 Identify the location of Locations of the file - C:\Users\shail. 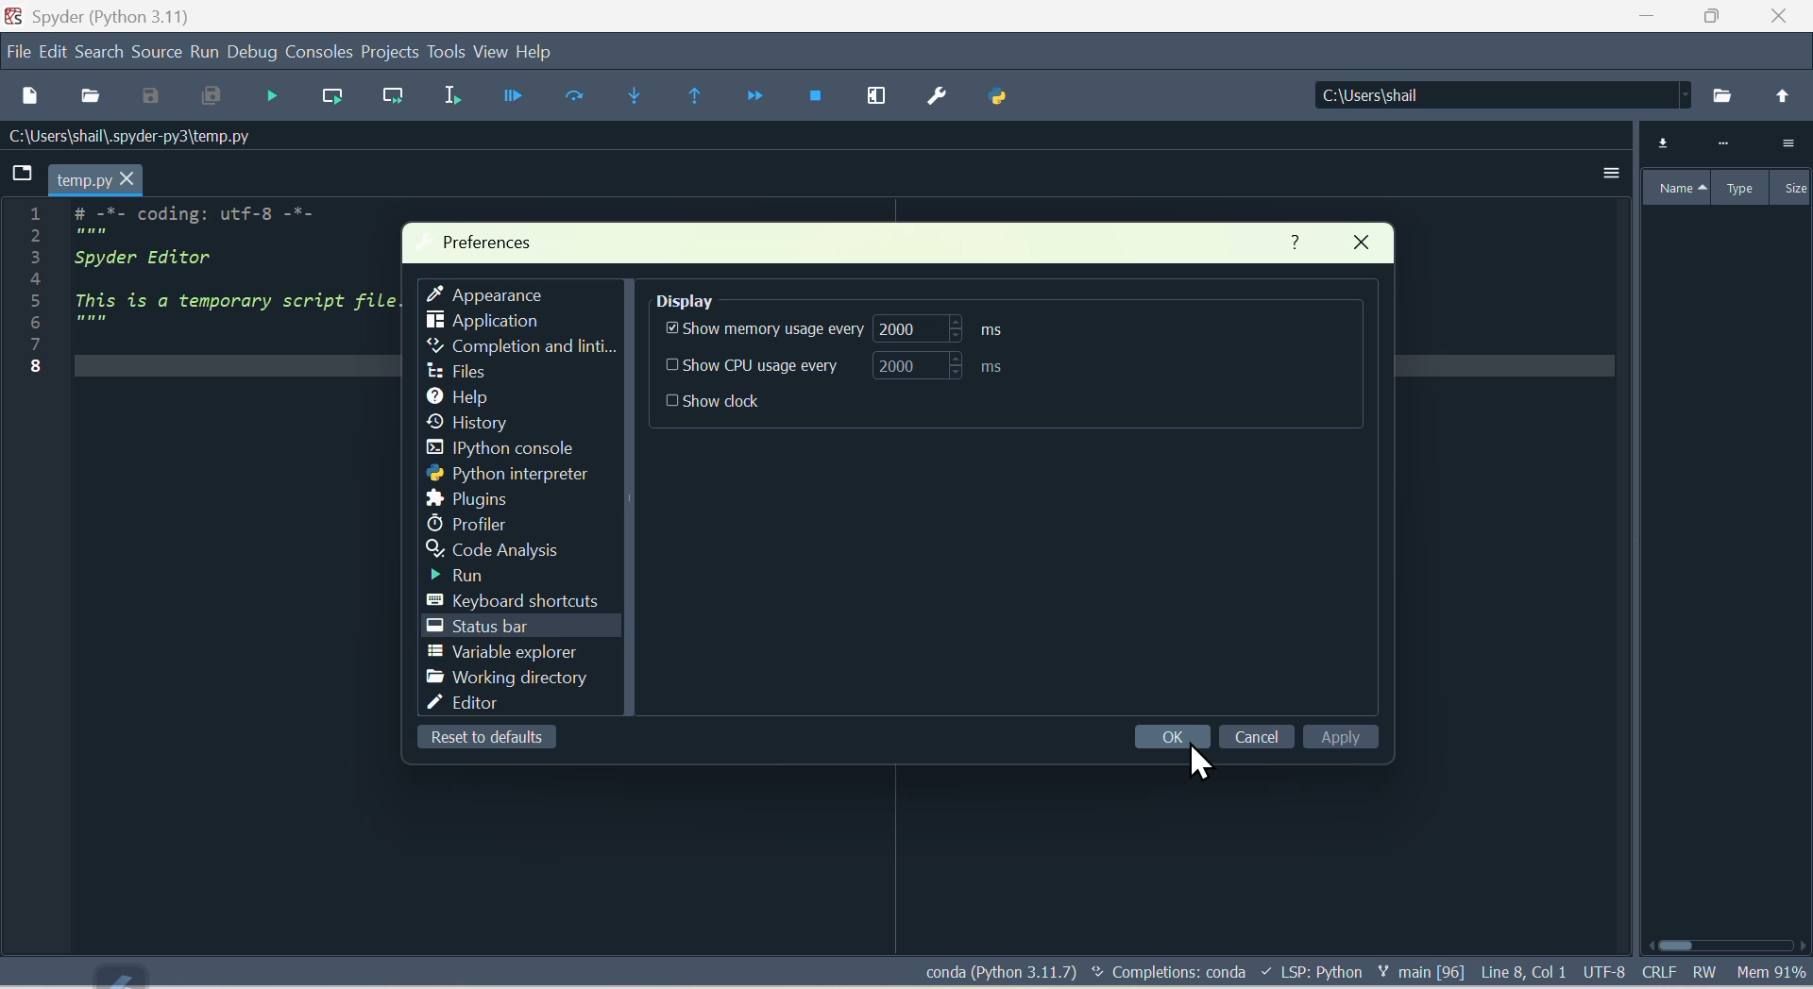
(1495, 96).